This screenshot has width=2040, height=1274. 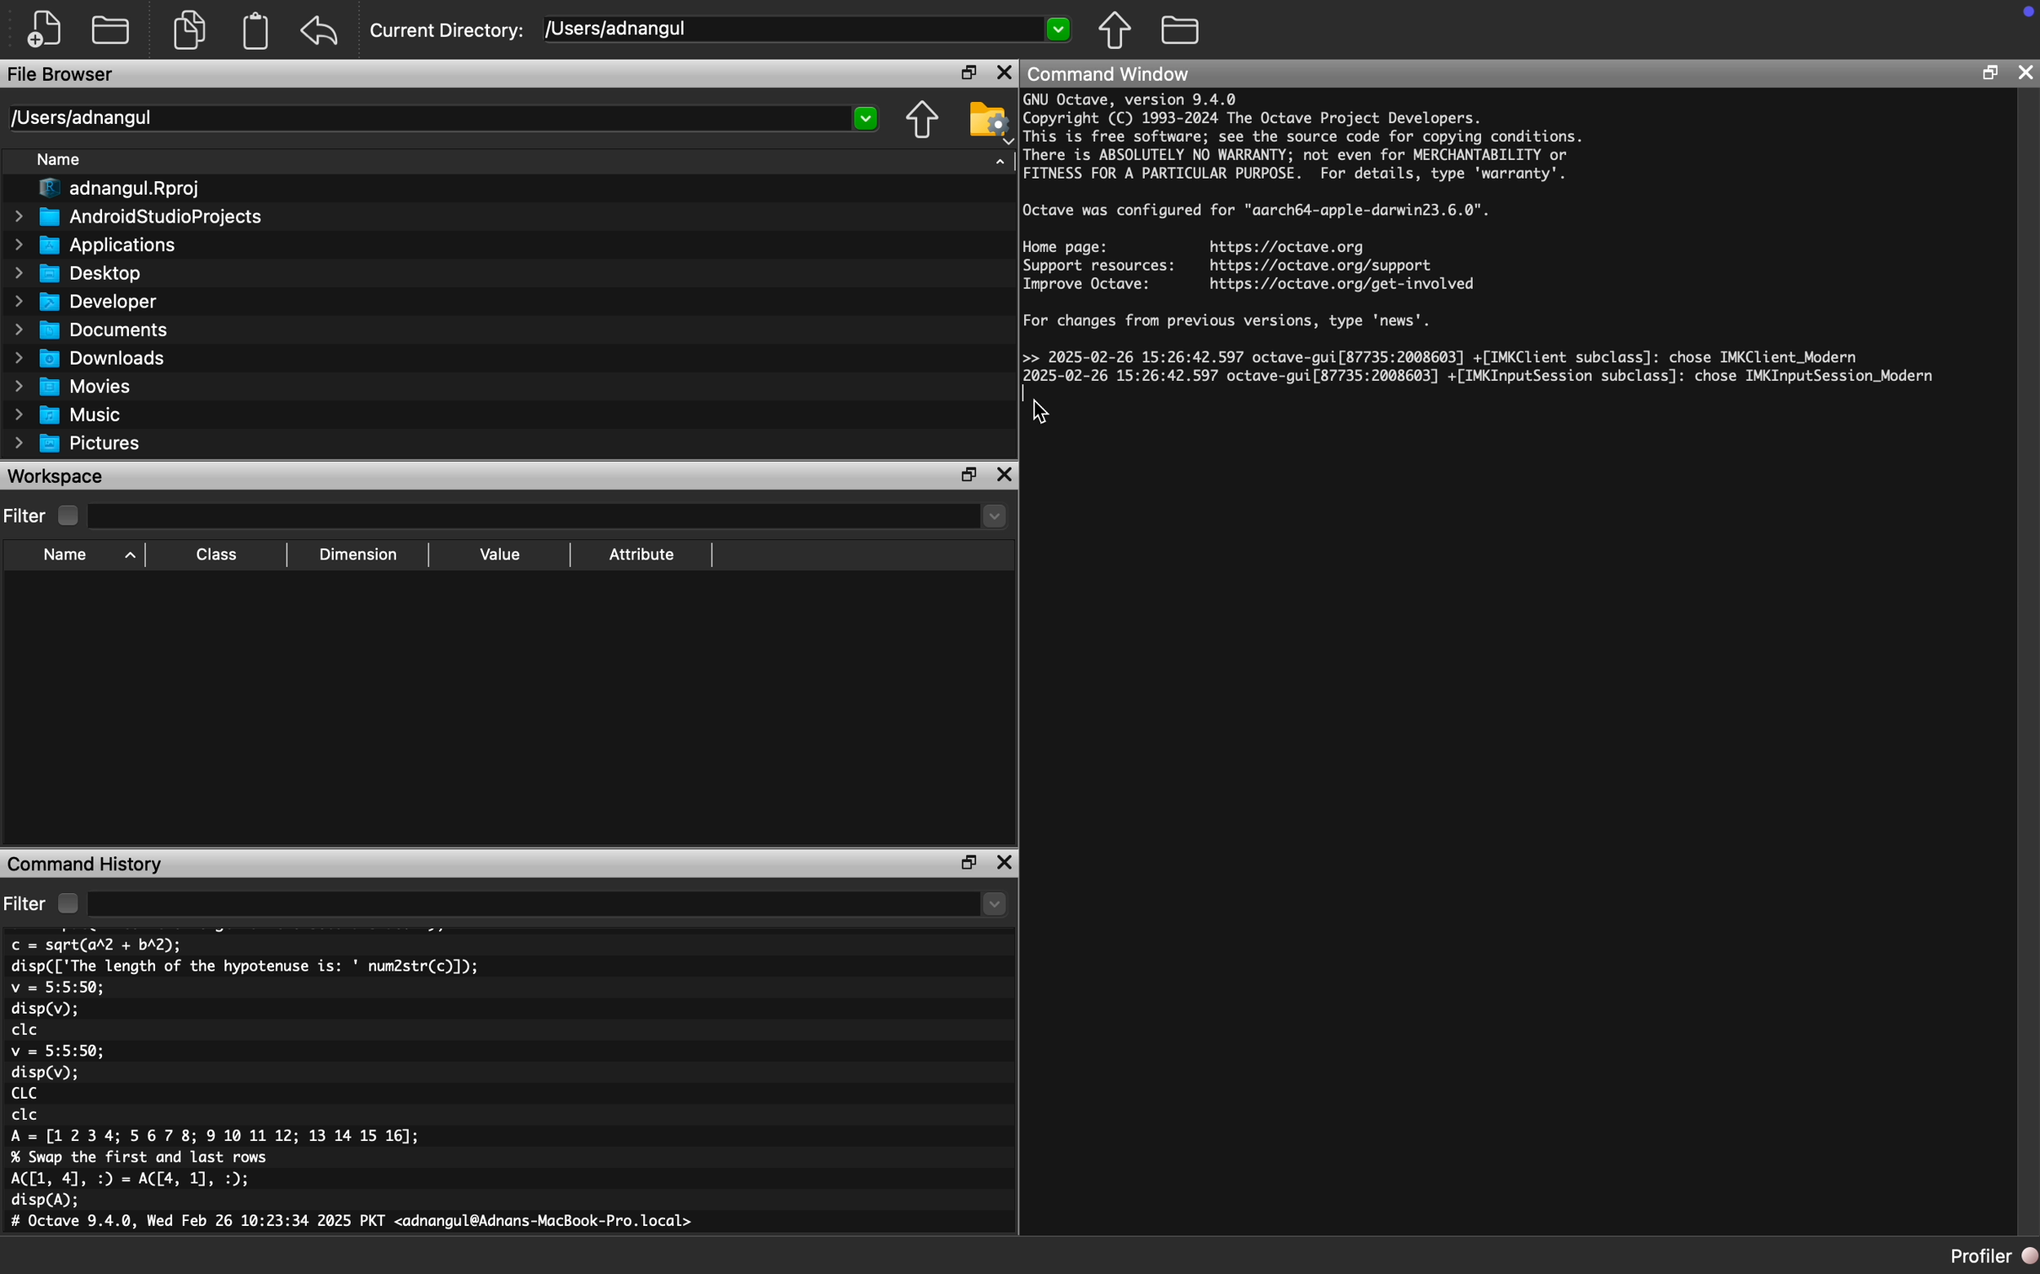 What do you see at coordinates (47, 1201) in the screenshot?
I see `disp(A);` at bounding box center [47, 1201].